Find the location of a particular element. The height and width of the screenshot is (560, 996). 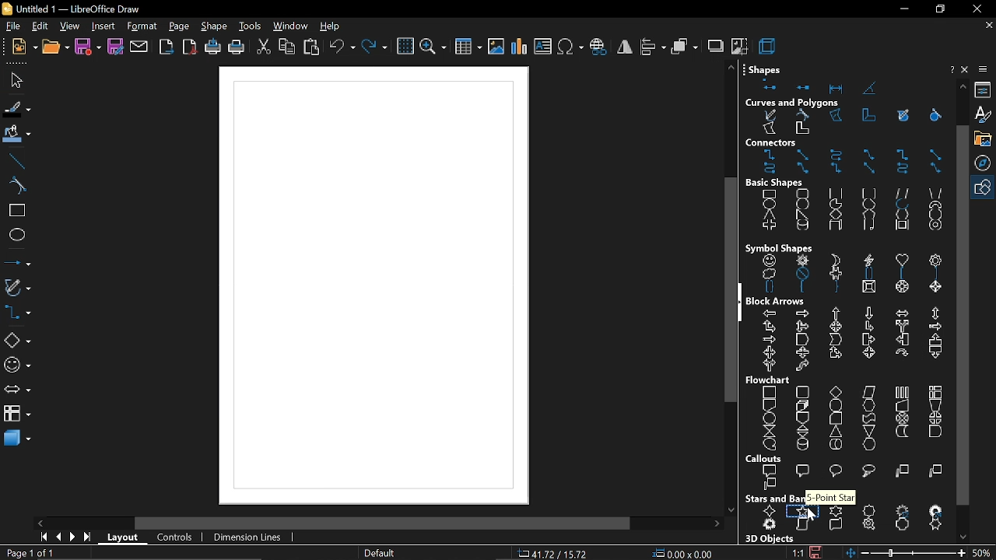

grid is located at coordinates (405, 47).